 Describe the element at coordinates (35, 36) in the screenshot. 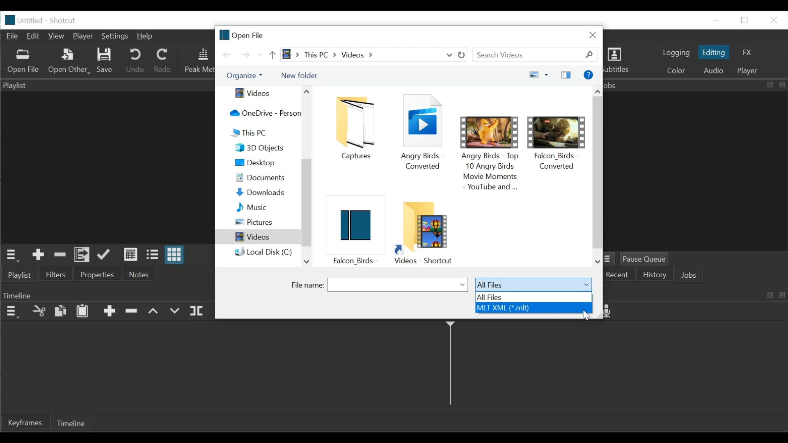

I see `Edit` at that location.